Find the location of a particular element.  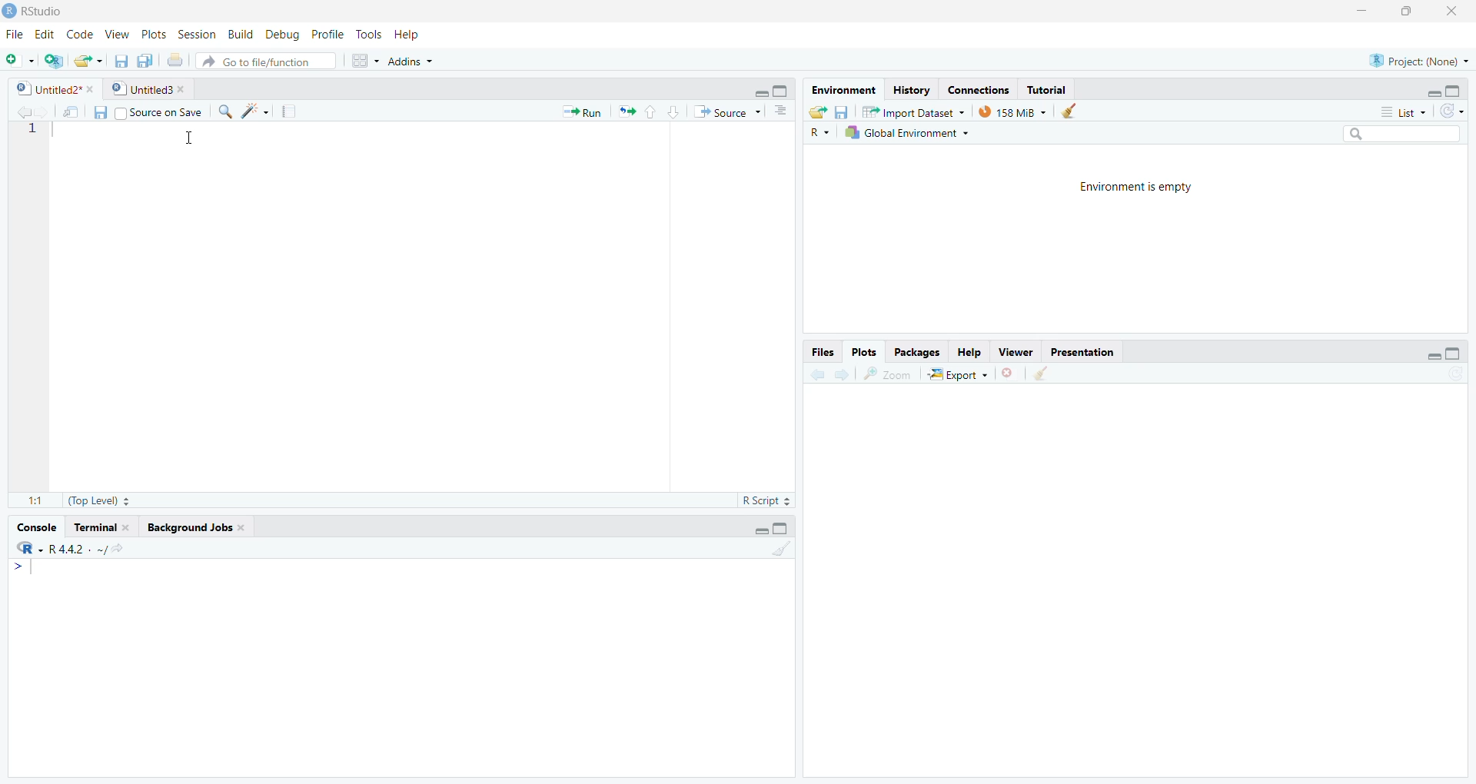

find replace is located at coordinates (224, 111).